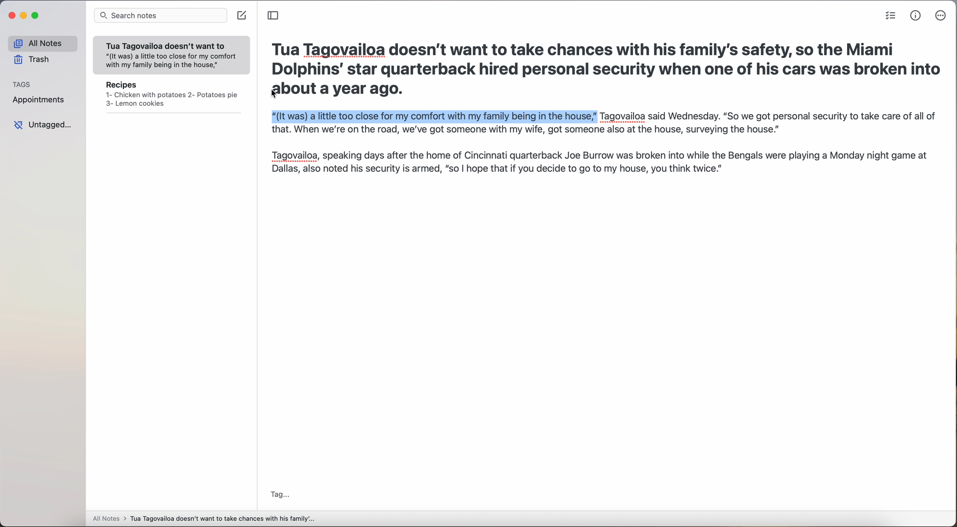 This screenshot has width=957, height=527. Describe the element at coordinates (172, 96) in the screenshot. I see `Recipes note` at that location.